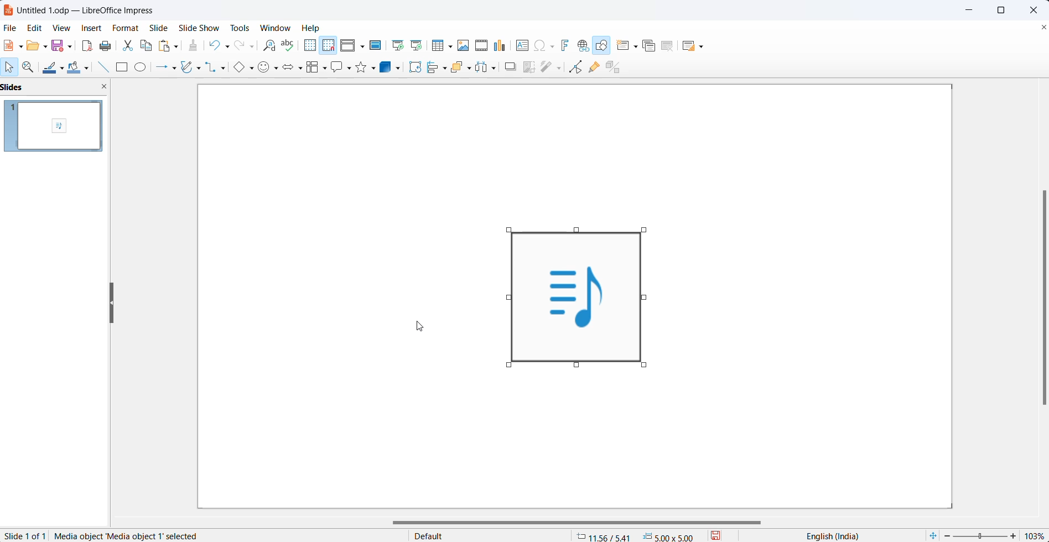 The height and width of the screenshot is (542, 1049). I want to click on find and replace, so click(271, 47).